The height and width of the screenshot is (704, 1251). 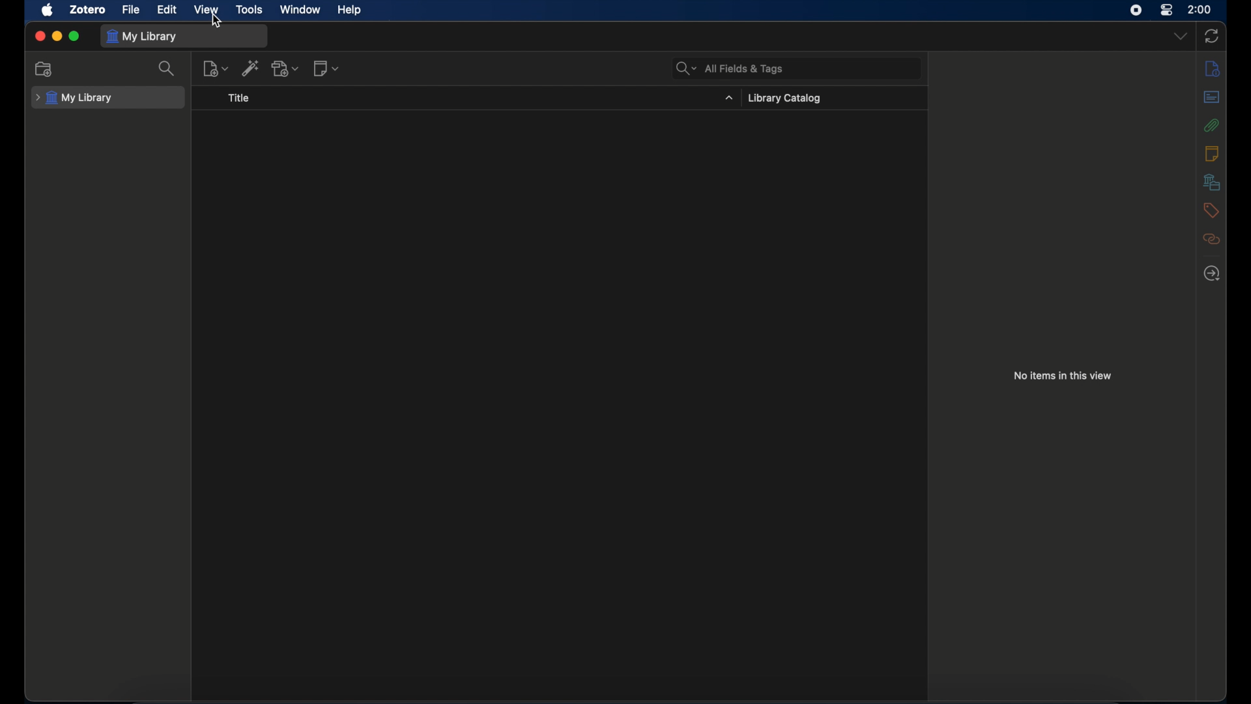 What do you see at coordinates (252, 68) in the screenshot?
I see `add item by identifier` at bounding box center [252, 68].